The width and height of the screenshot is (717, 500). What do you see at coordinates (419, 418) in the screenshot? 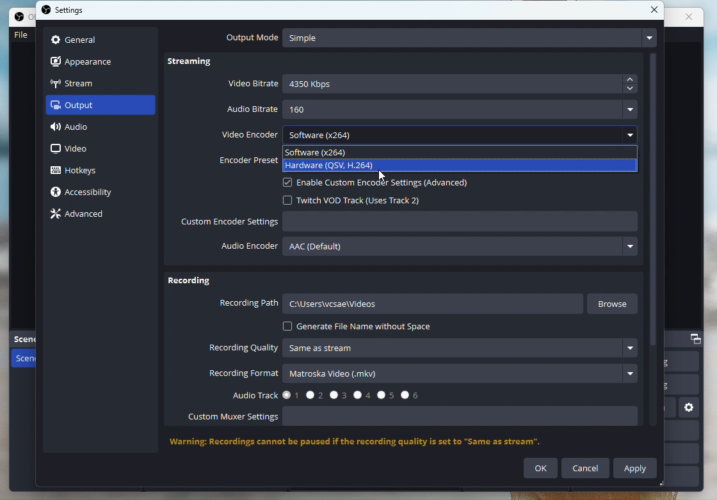
I see `Custom Muxer Settings` at bounding box center [419, 418].